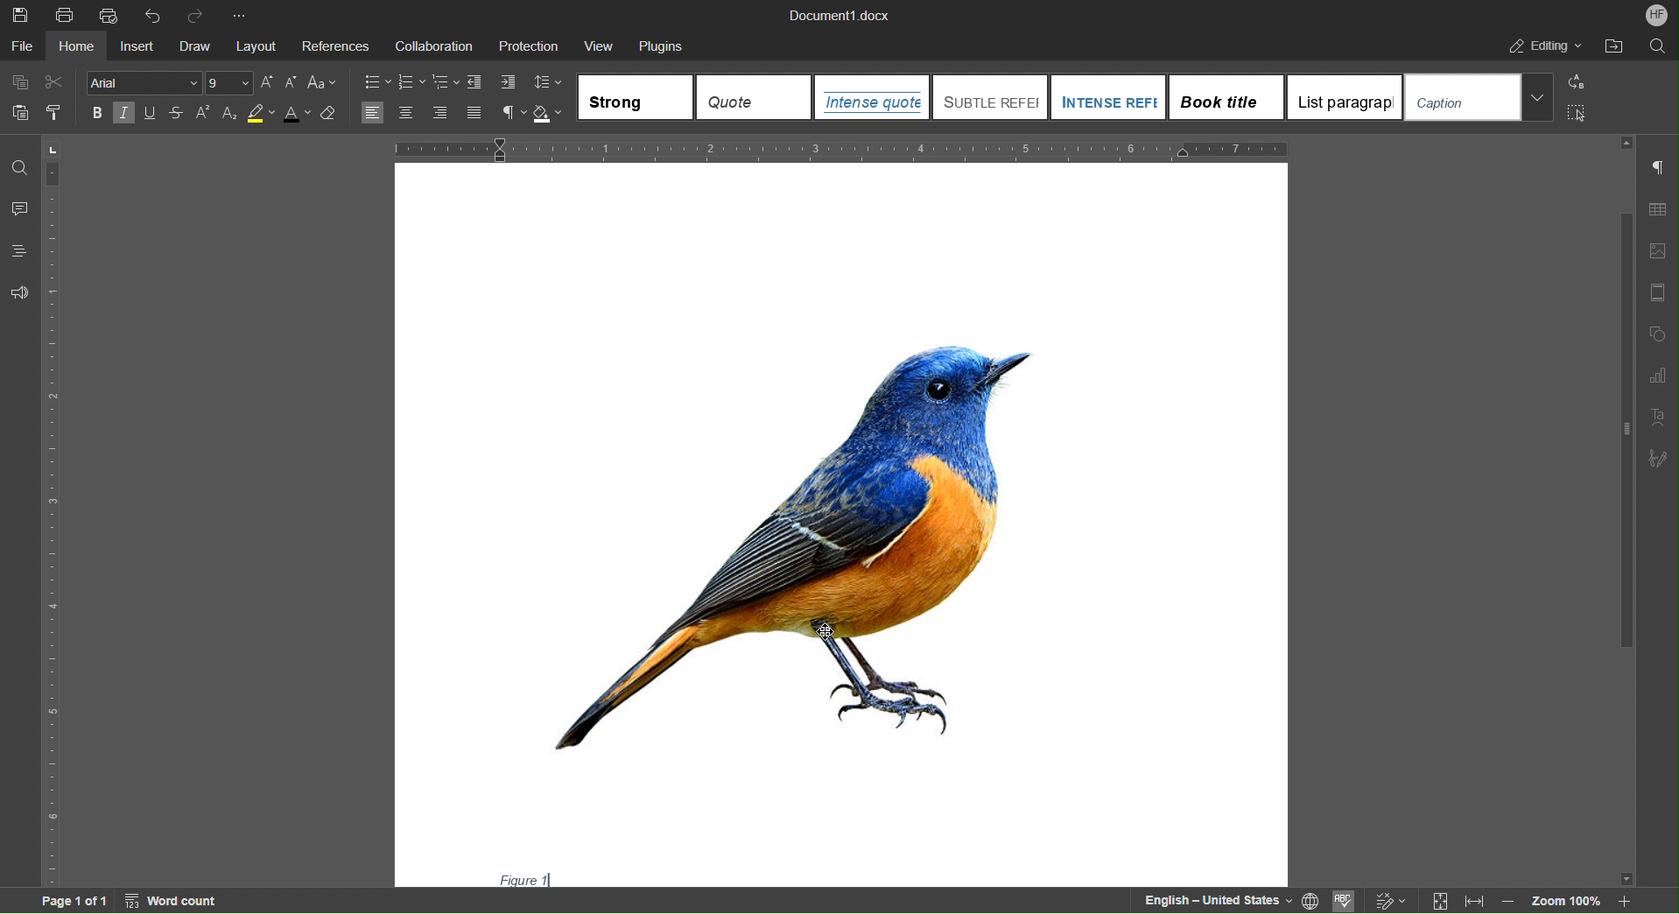  Describe the element at coordinates (25, 48) in the screenshot. I see `File` at that location.